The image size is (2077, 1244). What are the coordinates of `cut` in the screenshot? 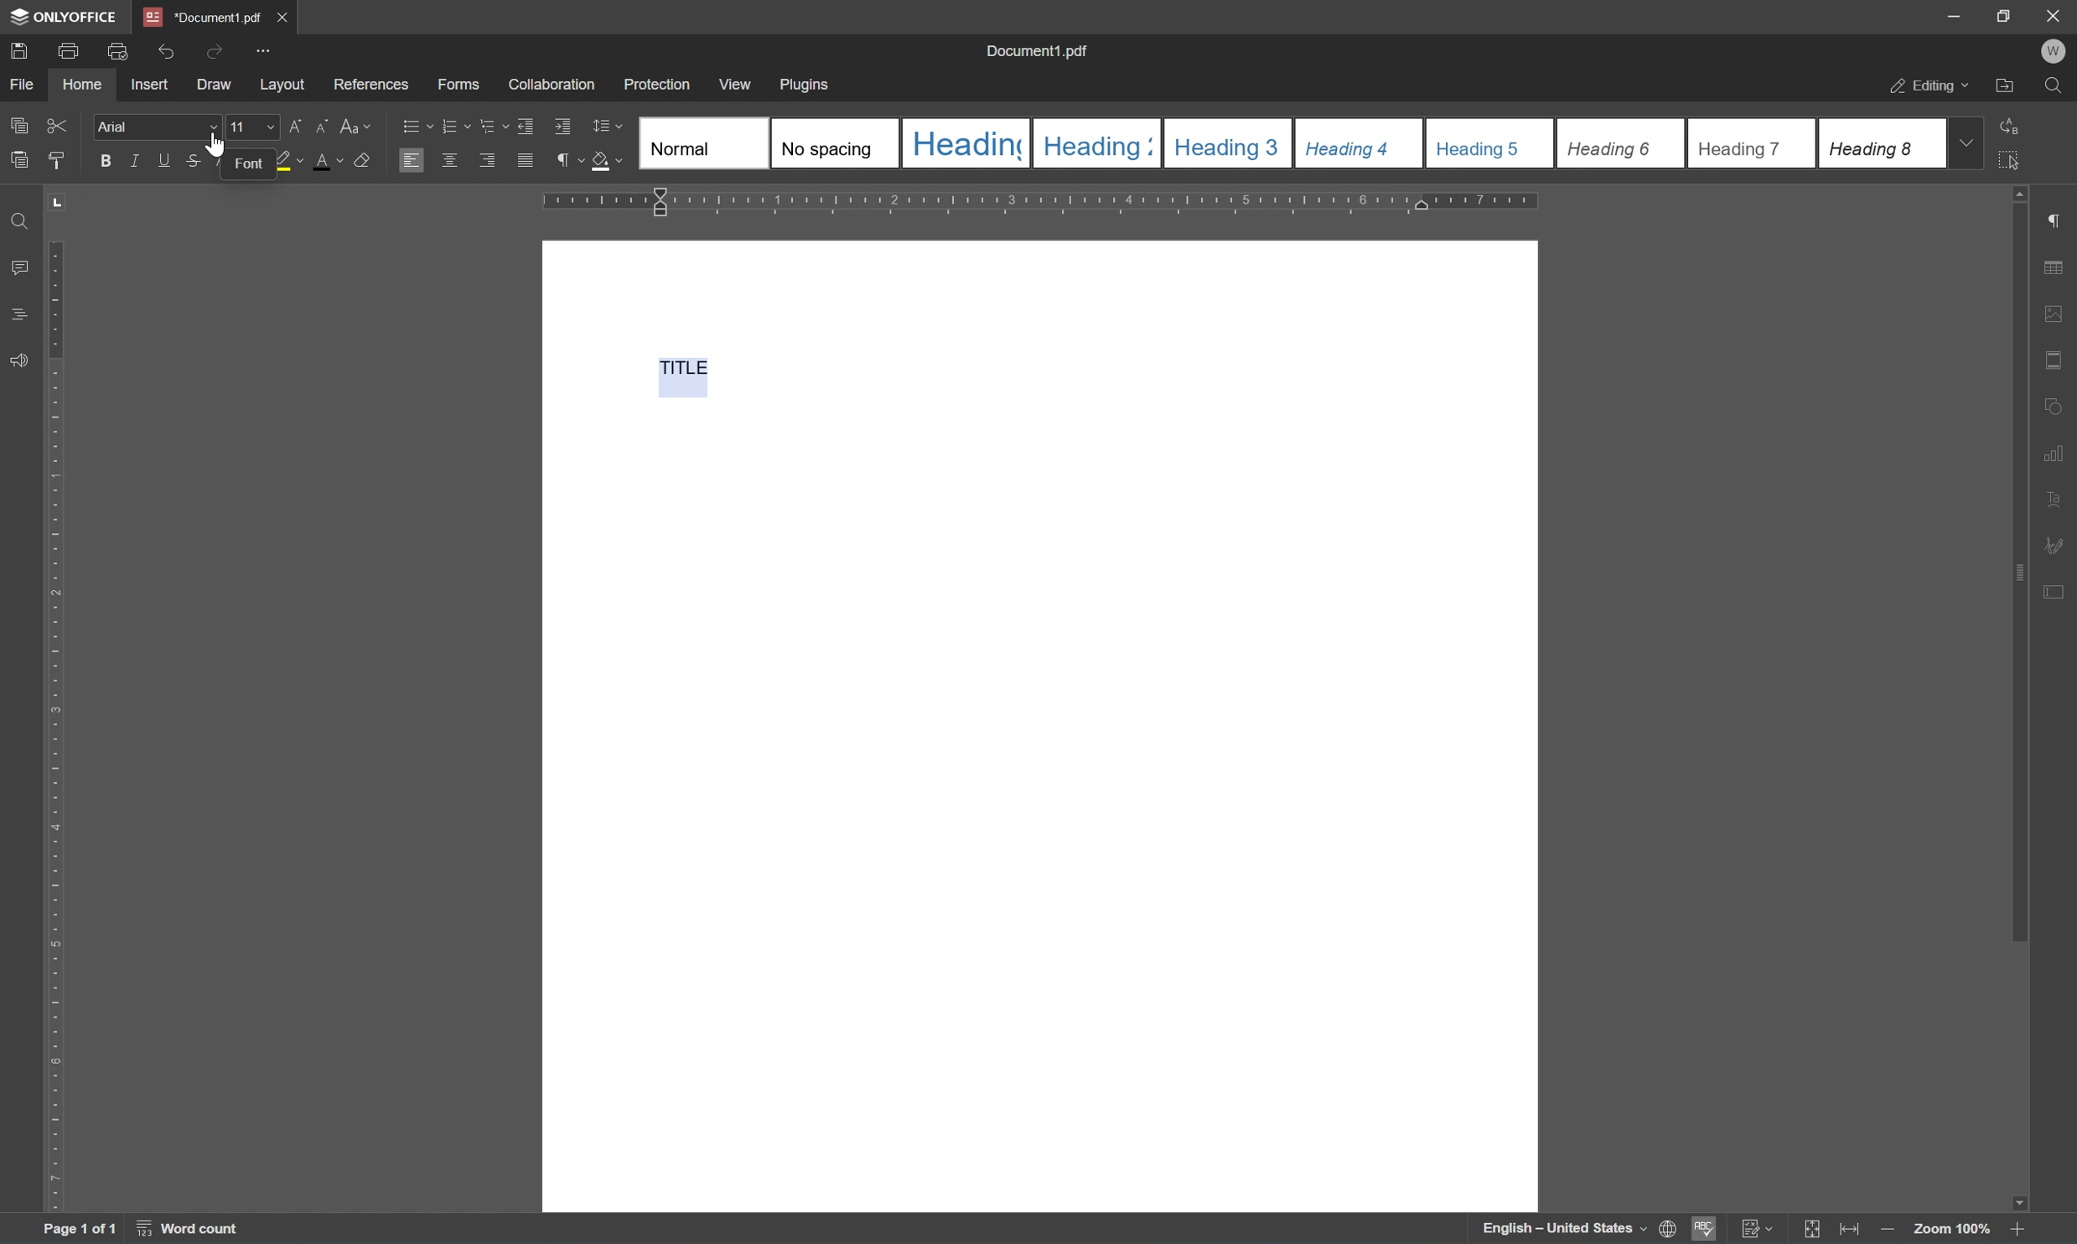 It's located at (57, 127).